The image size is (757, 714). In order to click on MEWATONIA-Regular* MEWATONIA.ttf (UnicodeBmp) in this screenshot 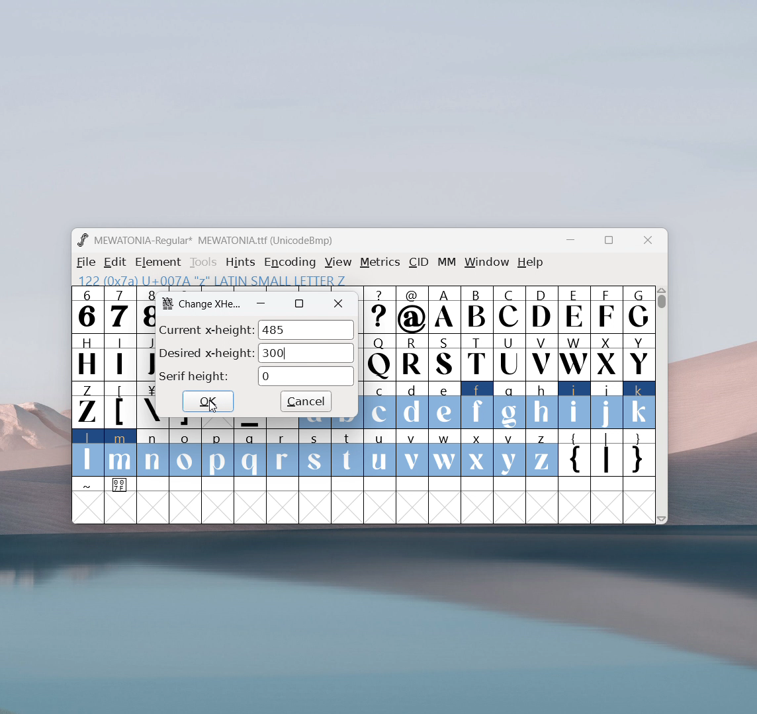, I will do `click(216, 241)`.